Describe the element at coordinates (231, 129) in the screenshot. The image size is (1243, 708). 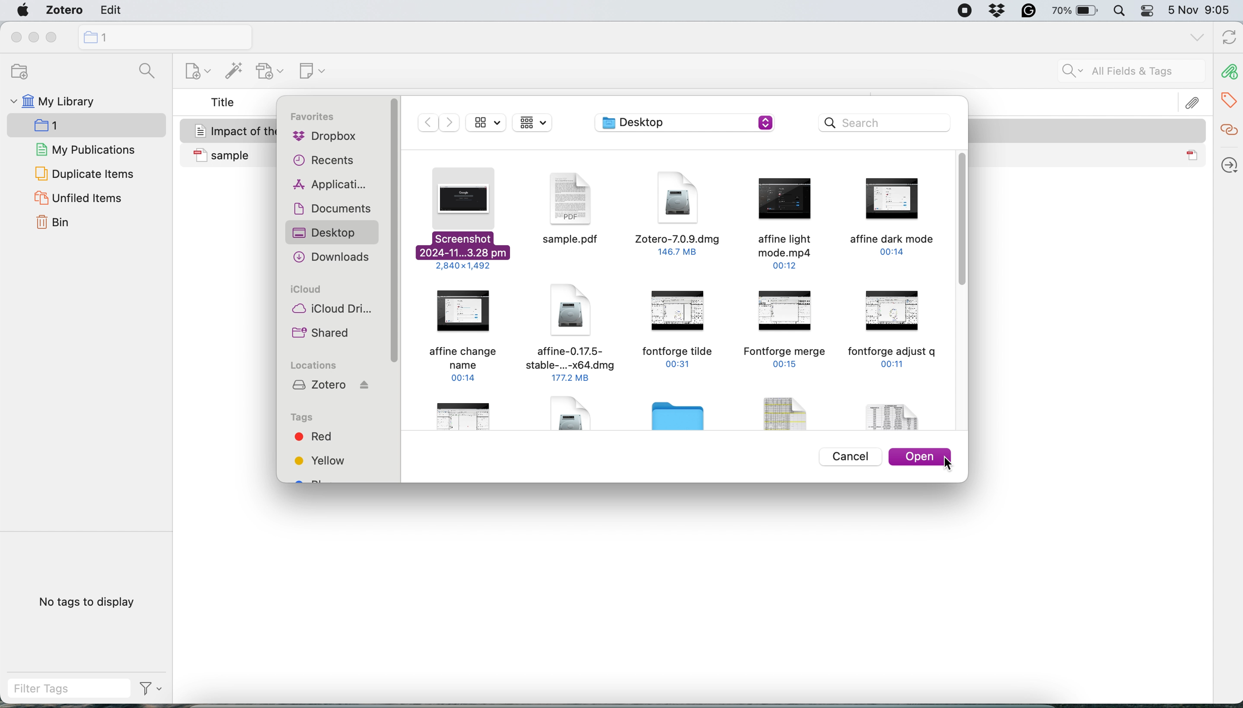
I see `Impact of the Information Technology on the Accounting System  Jasim and Raewf` at that location.